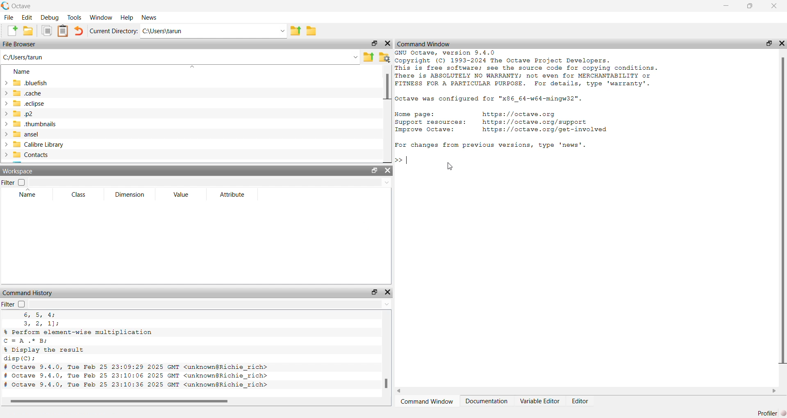 Image resolution: width=787 pixels, height=418 pixels. I want to click on Create New, so click(12, 30).